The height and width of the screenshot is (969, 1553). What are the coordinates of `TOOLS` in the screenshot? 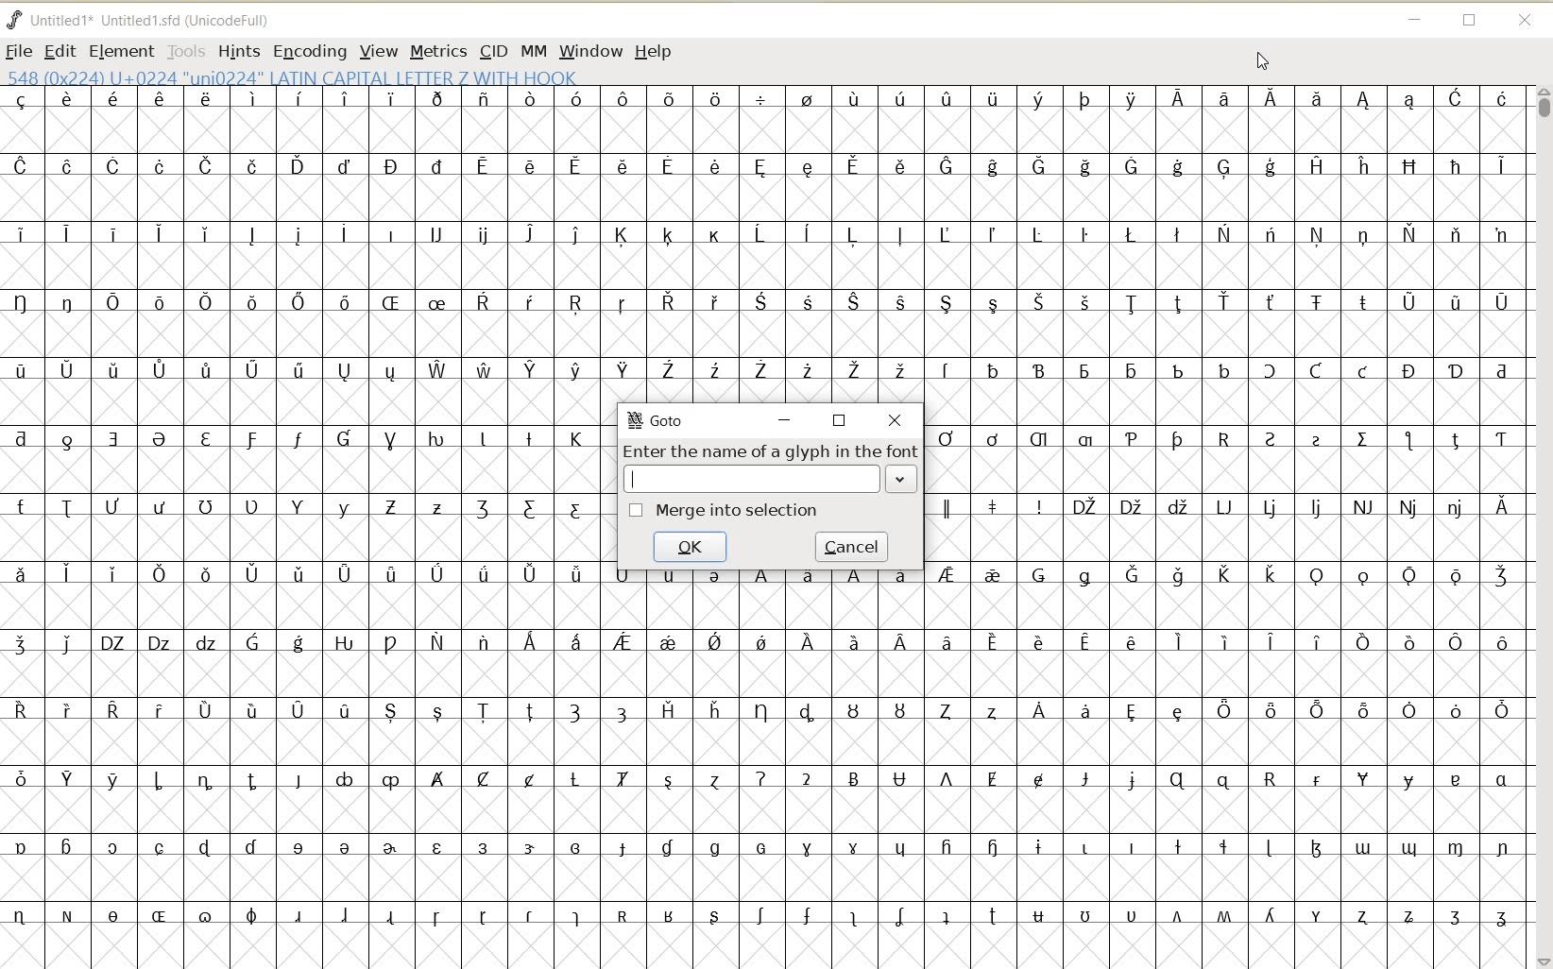 It's located at (184, 50).